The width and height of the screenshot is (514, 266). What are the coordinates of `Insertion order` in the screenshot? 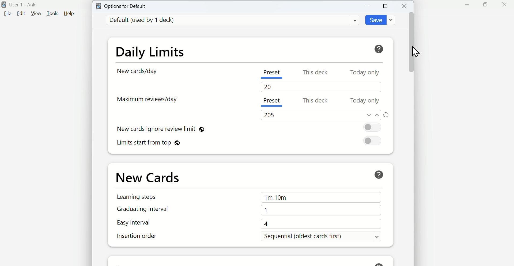 It's located at (138, 236).